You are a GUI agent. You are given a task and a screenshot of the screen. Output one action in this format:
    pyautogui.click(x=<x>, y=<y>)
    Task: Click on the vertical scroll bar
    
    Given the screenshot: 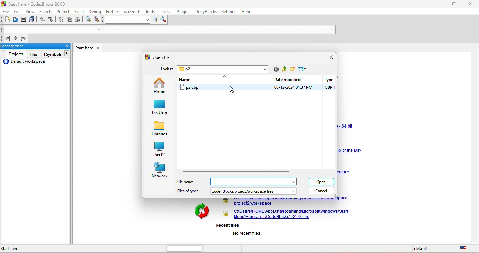 What is the action you would take?
    pyautogui.click(x=474, y=135)
    